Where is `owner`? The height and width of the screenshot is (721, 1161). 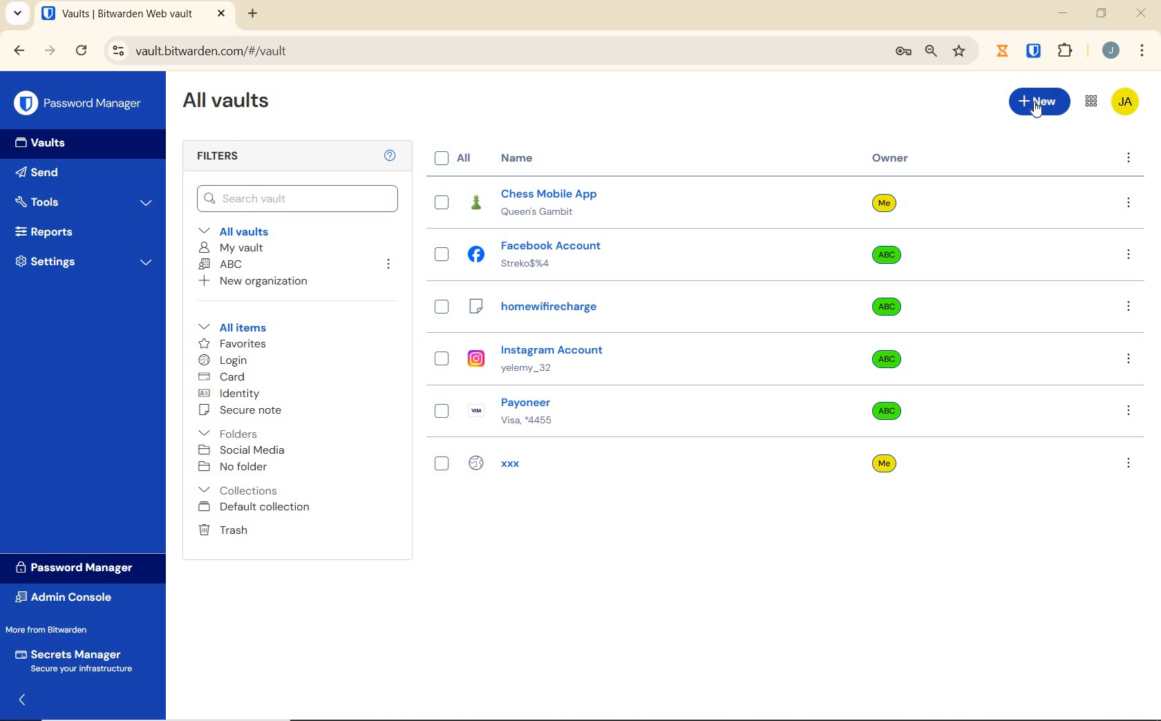
owner is located at coordinates (891, 160).